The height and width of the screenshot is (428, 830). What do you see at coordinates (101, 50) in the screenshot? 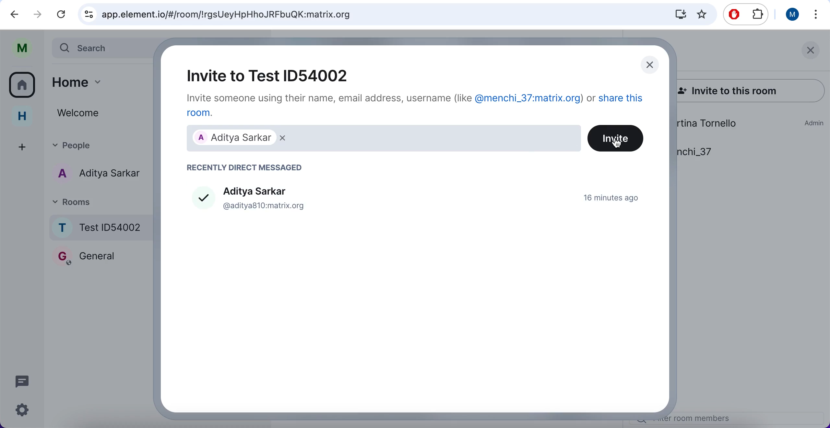
I see `search` at bounding box center [101, 50].